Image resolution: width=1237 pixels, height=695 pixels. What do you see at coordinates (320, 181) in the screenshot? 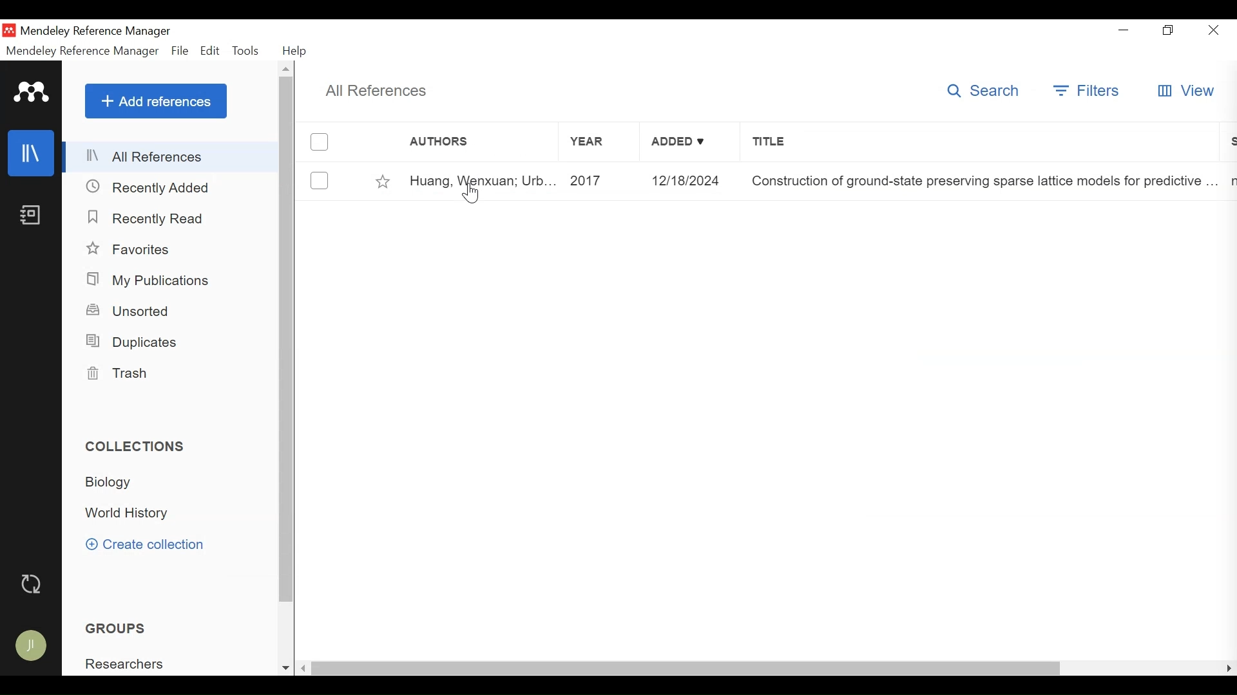
I see `(un)select` at bounding box center [320, 181].